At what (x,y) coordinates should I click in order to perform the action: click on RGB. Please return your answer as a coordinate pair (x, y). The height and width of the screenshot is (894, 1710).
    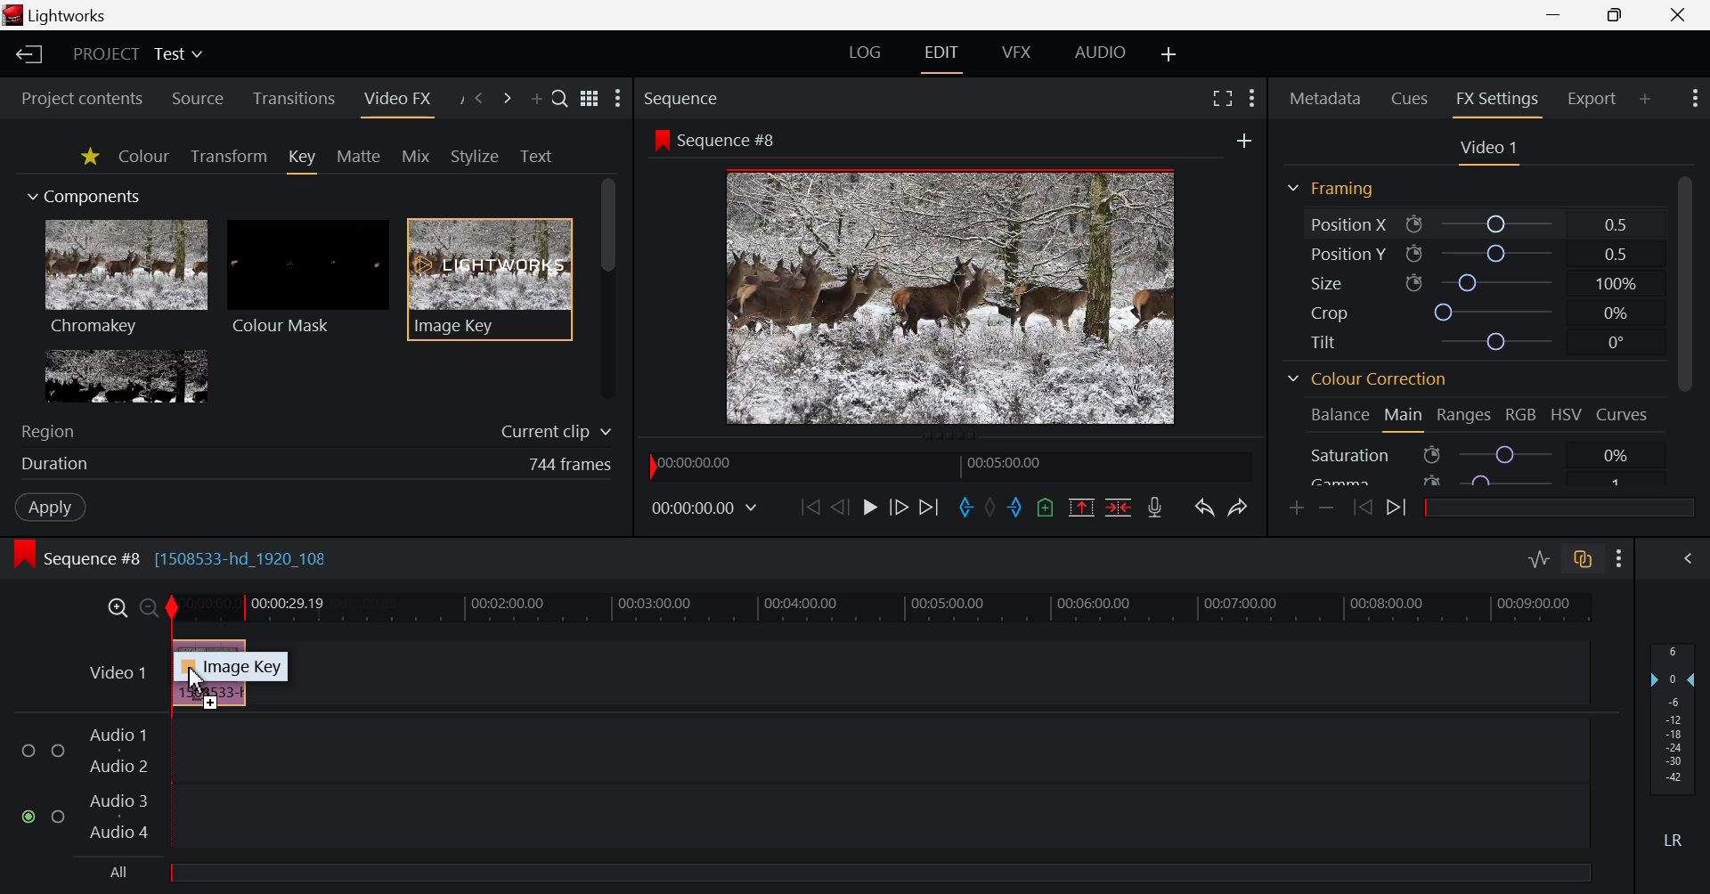
    Looking at the image, I should click on (1522, 417).